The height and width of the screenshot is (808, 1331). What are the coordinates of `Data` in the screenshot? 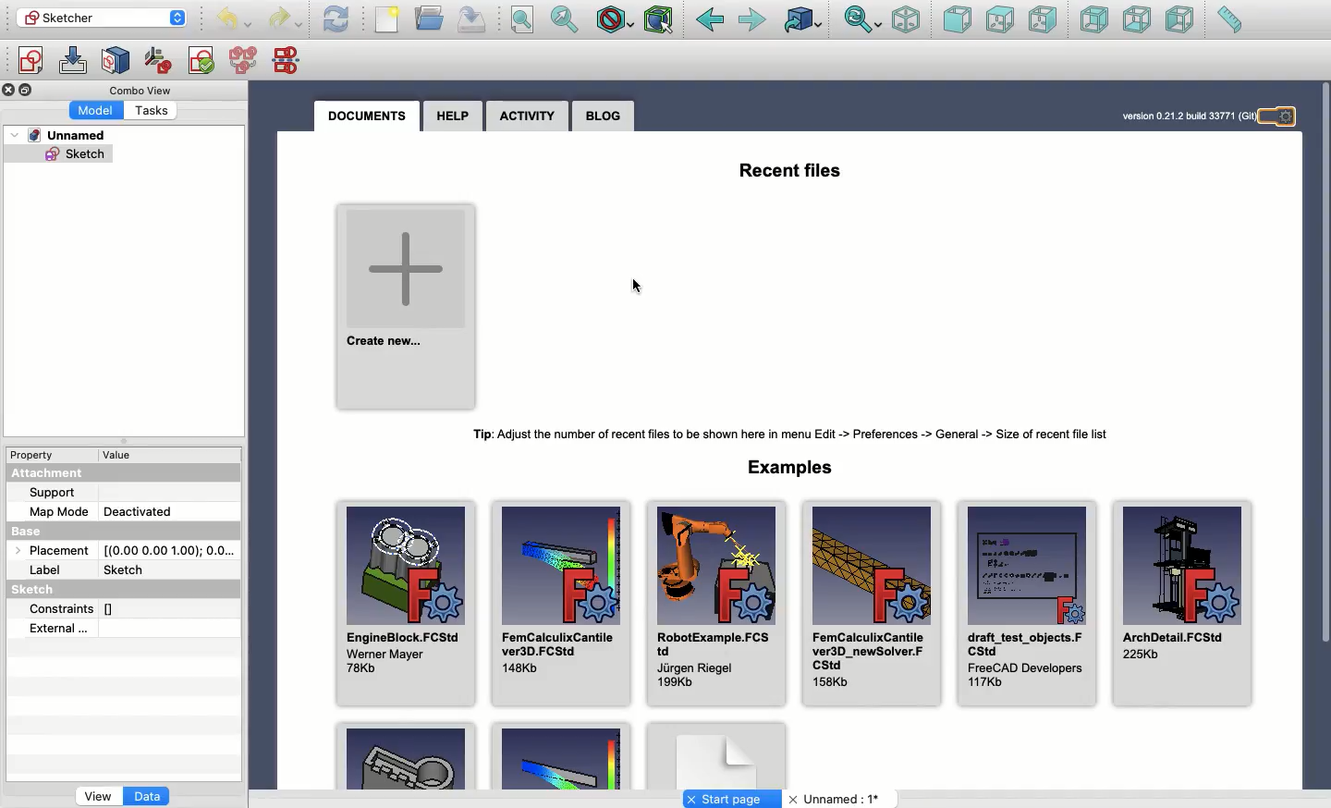 It's located at (148, 794).